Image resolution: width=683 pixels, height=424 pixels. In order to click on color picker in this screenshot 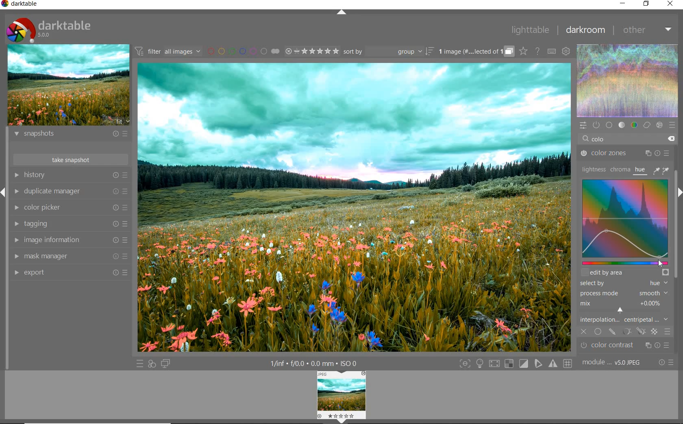, I will do `click(70, 207)`.